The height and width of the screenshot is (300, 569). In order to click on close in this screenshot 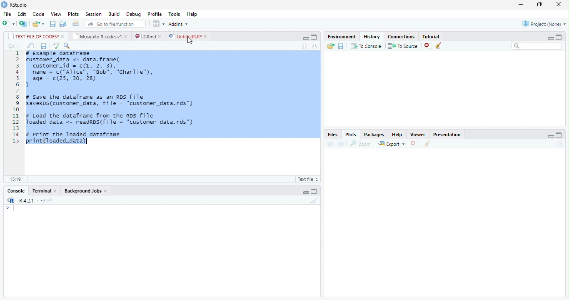, I will do `click(161, 36)`.